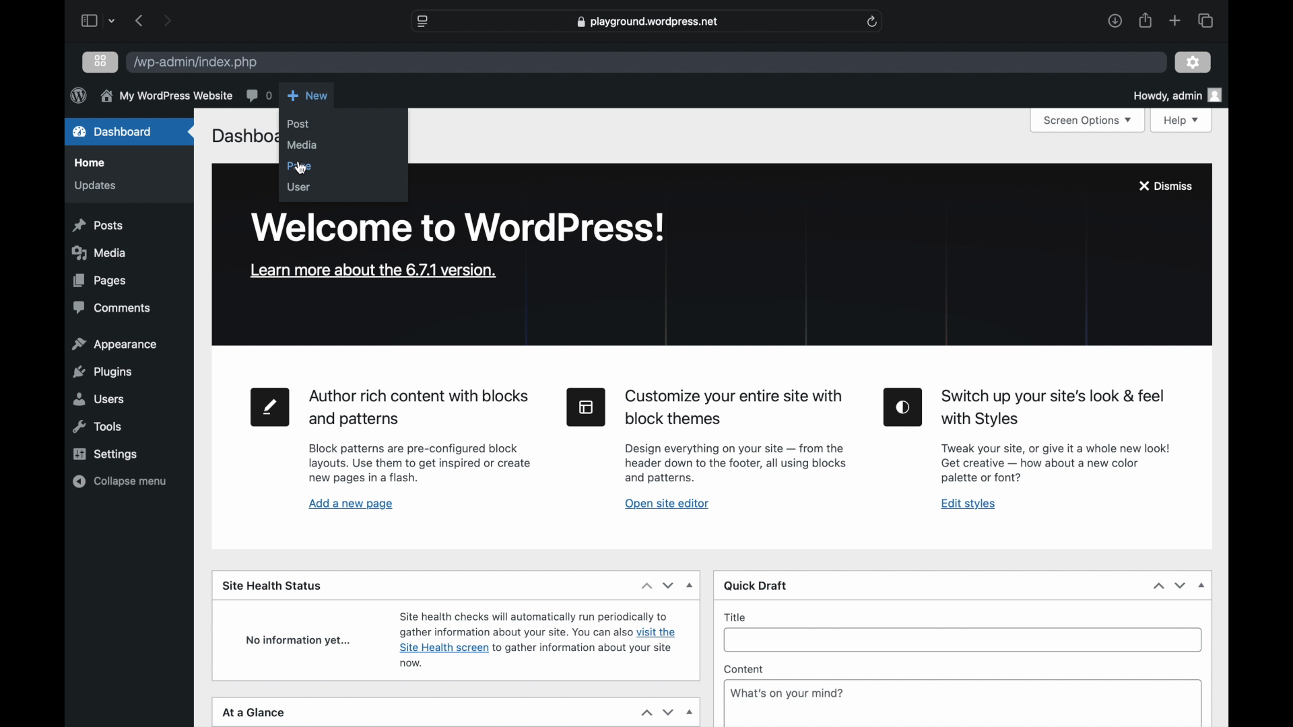  Describe the element at coordinates (742, 436) in the screenshot. I see `Customize your entire site with
block themes

Design everything on your site — from the
header down to the footer, all using blocks
and patterns.` at that location.